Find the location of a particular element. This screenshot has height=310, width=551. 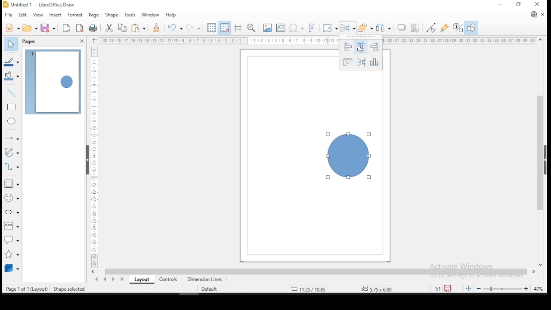

mouse pointer is located at coordinates (359, 49).